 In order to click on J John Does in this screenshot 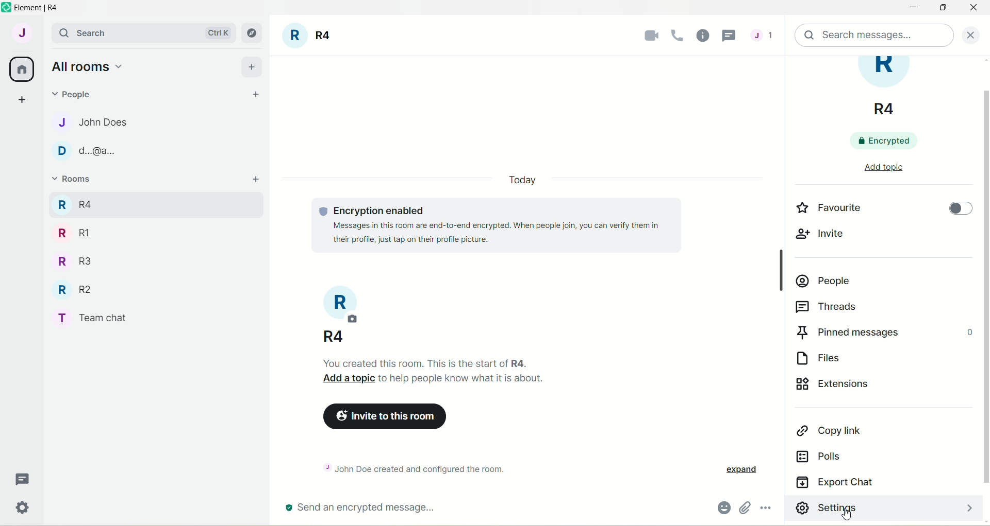, I will do `click(83, 122)`.